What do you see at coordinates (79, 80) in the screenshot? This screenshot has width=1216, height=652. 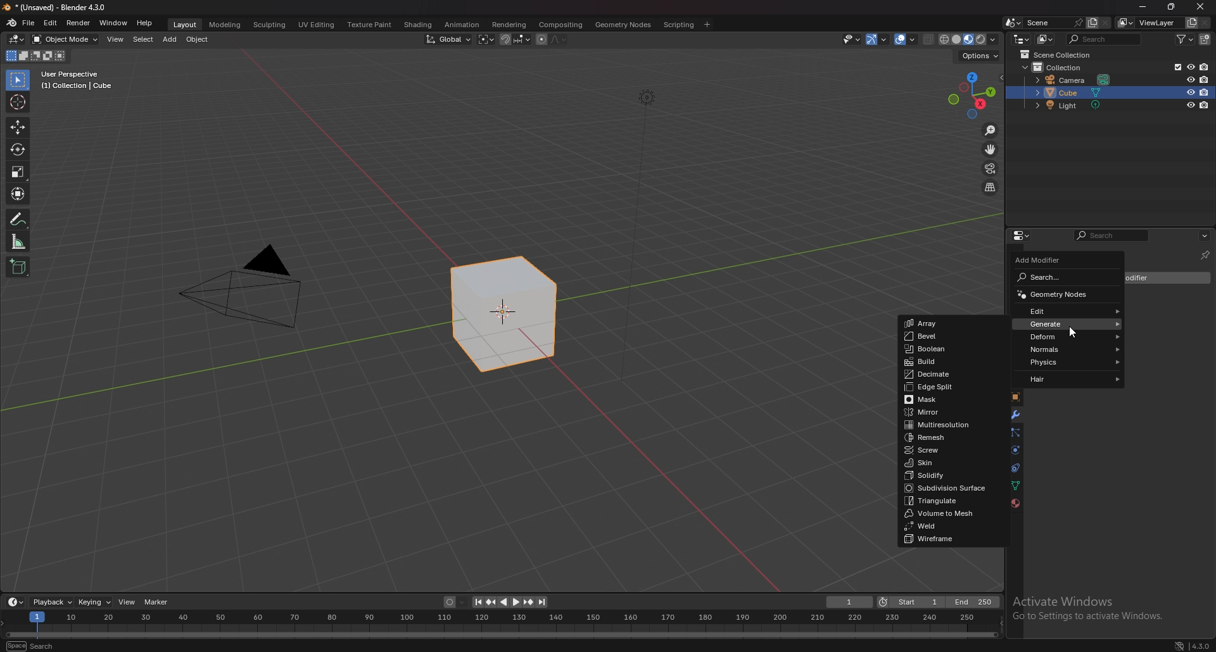 I see `info` at bounding box center [79, 80].